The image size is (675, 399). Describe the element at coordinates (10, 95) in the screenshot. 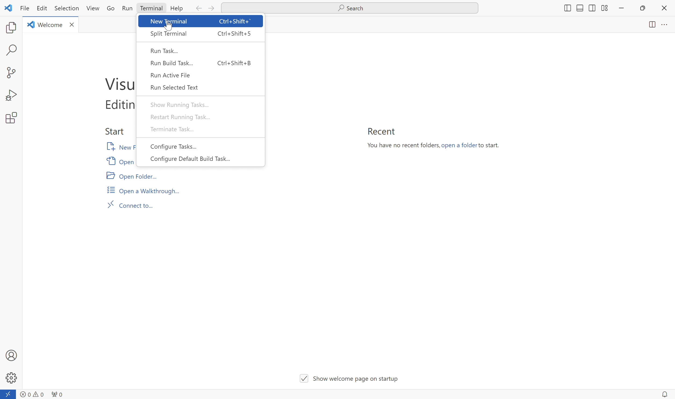

I see `run and debug` at that location.